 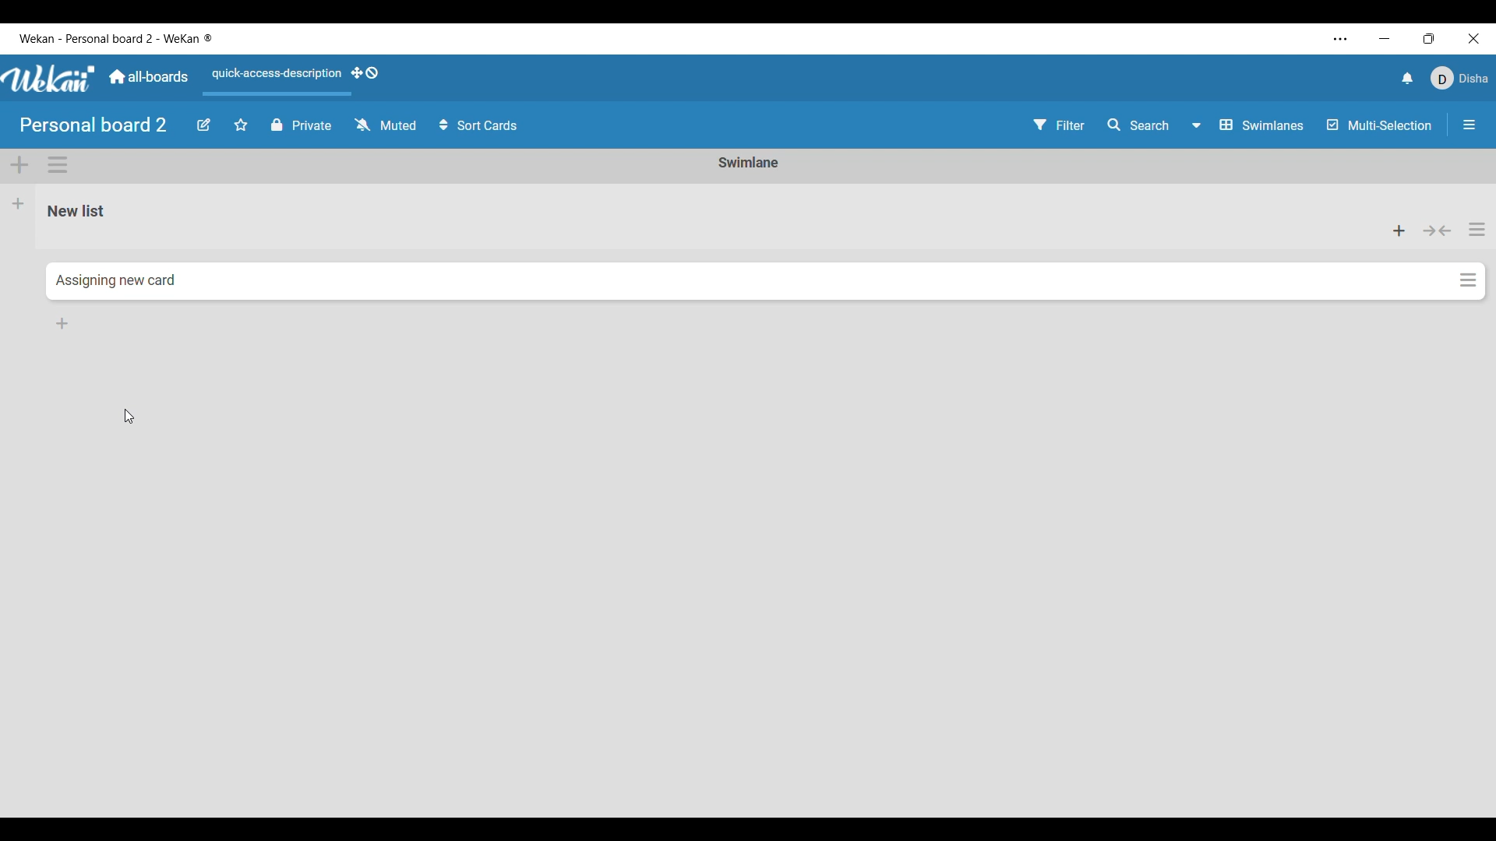 What do you see at coordinates (1400, 230) in the screenshot?
I see `Add card to top of list` at bounding box center [1400, 230].